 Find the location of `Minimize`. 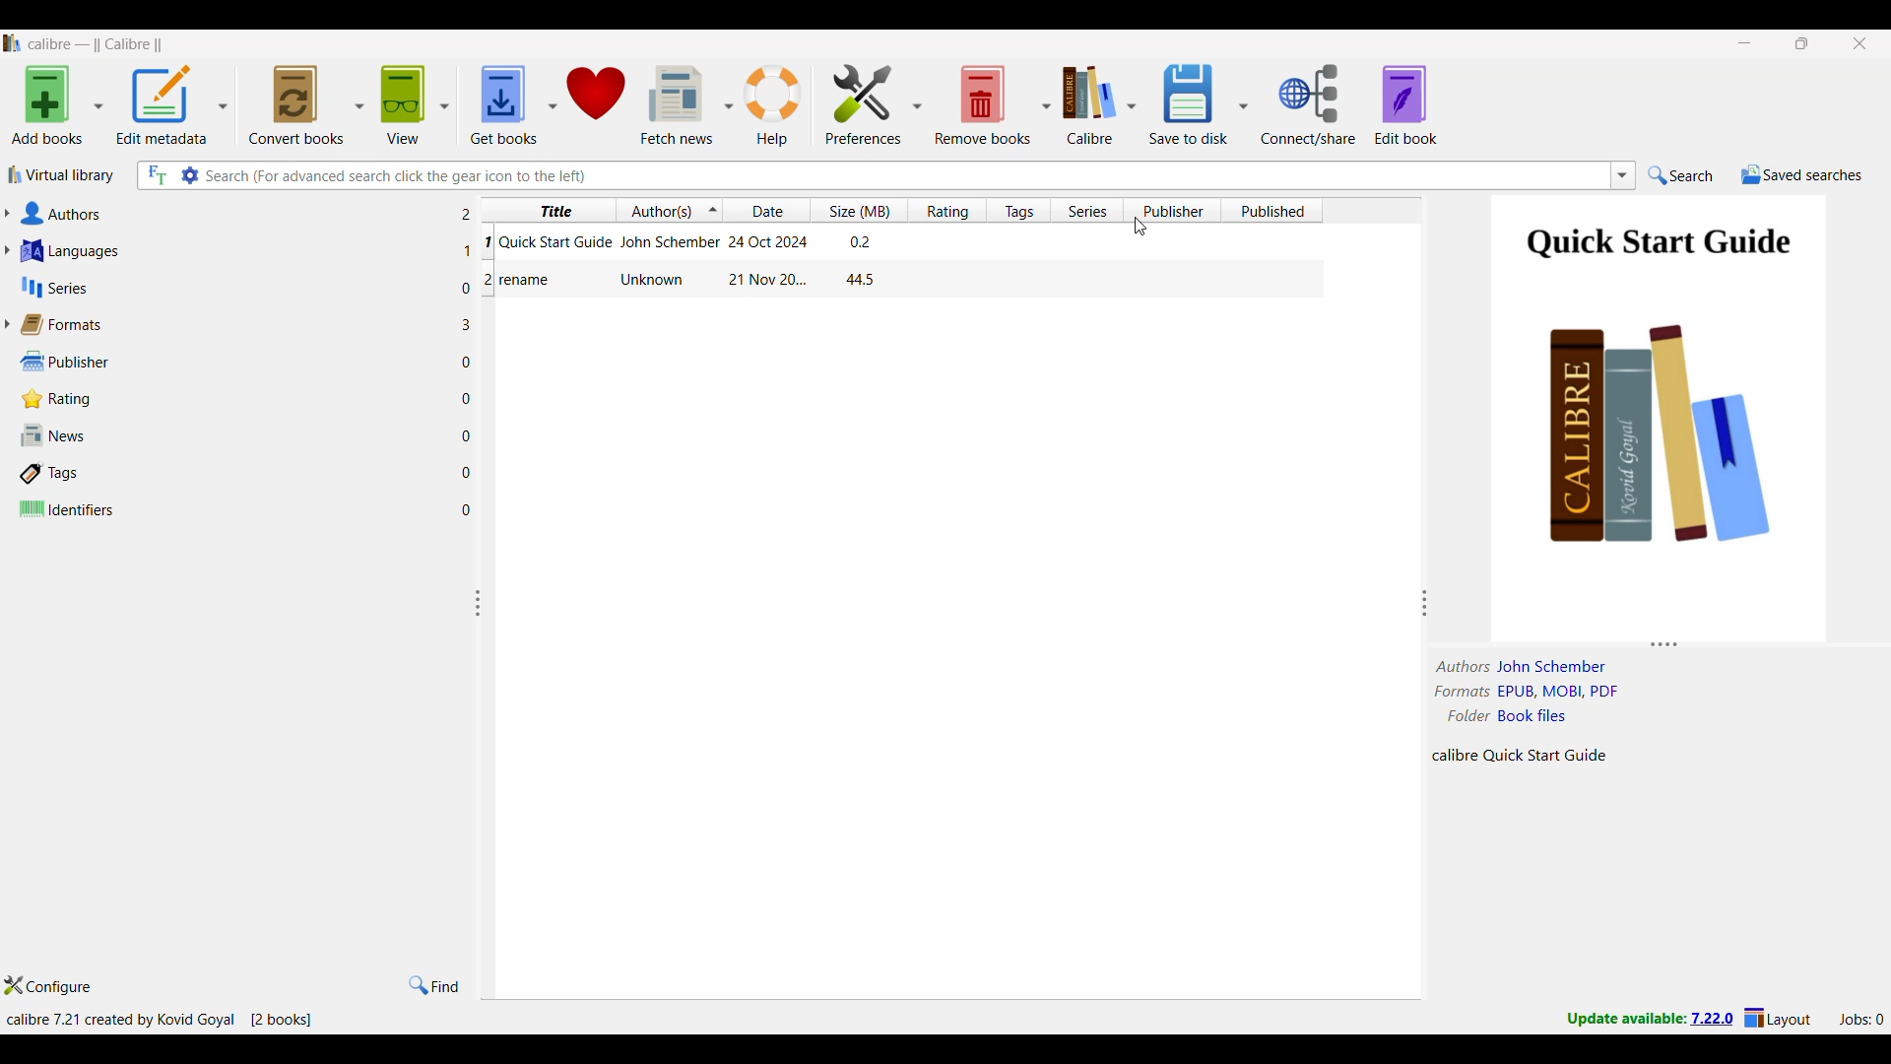

Minimize is located at coordinates (1745, 43).